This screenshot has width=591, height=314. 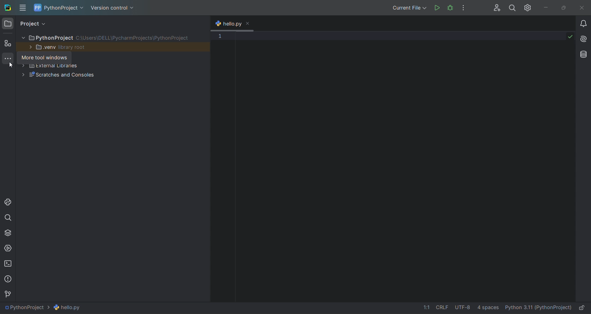 I want to click on more tools window, so click(x=8, y=59).